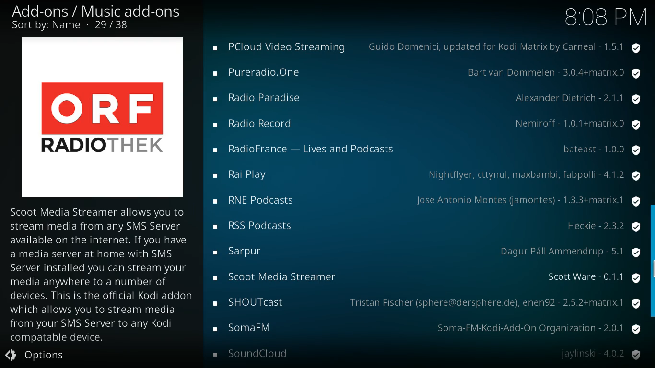 The height and width of the screenshot is (368, 655). What do you see at coordinates (261, 201) in the screenshot?
I see `add-on` at bounding box center [261, 201].